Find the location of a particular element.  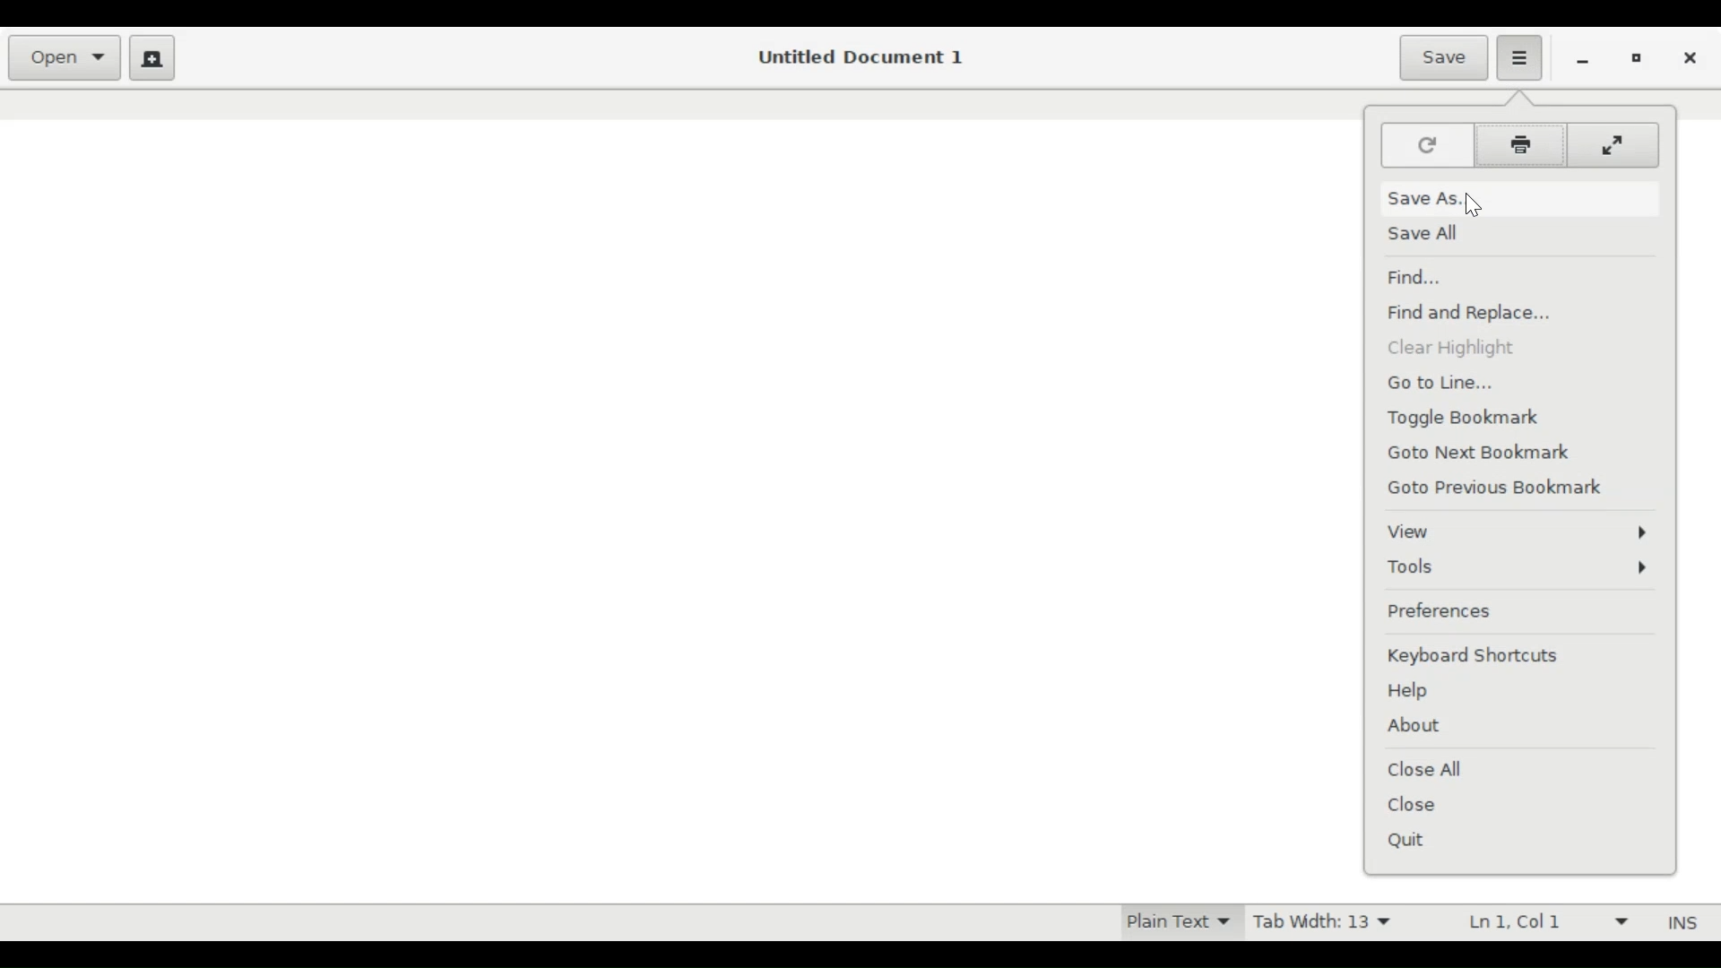

Cursor is located at coordinates (1481, 203).